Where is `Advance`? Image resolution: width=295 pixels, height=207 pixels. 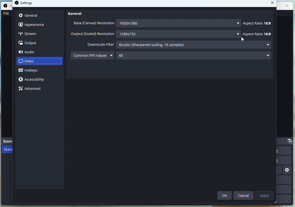
Advance is located at coordinates (31, 88).